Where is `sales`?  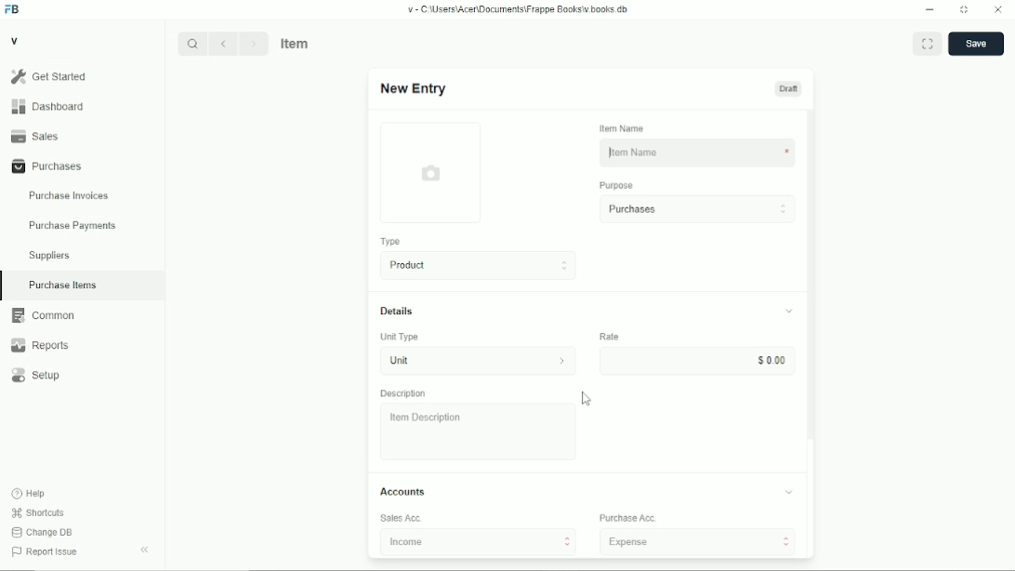 sales is located at coordinates (35, 136).